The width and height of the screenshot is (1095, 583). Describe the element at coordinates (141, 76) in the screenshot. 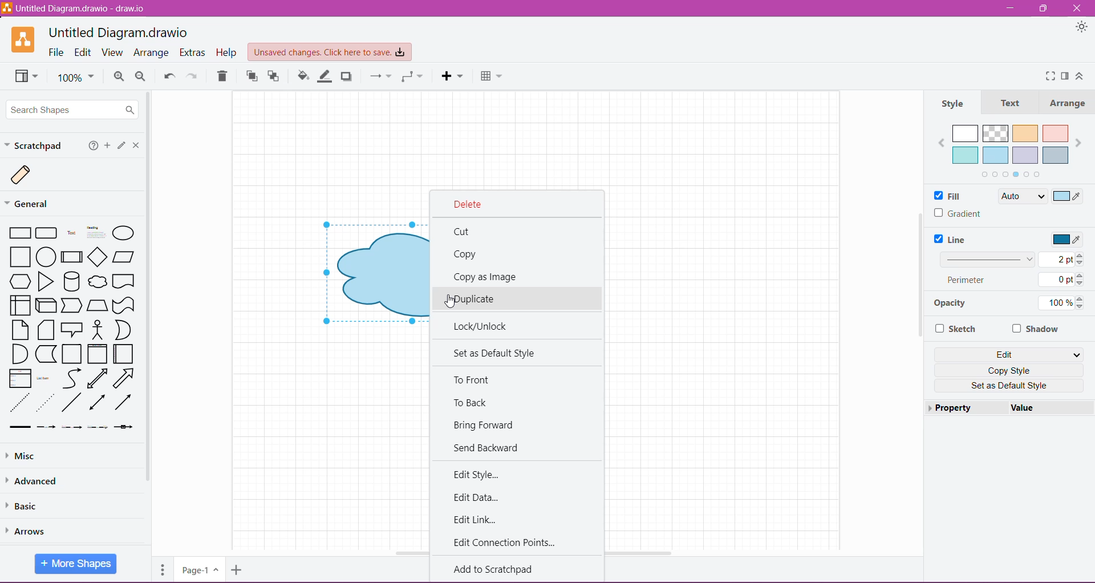

I see `Zoom Out` at that location.